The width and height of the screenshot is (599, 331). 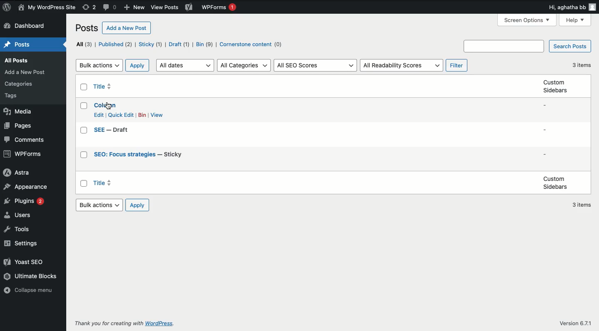 I want to click on Collapse menu, so click(x=30, y=290).